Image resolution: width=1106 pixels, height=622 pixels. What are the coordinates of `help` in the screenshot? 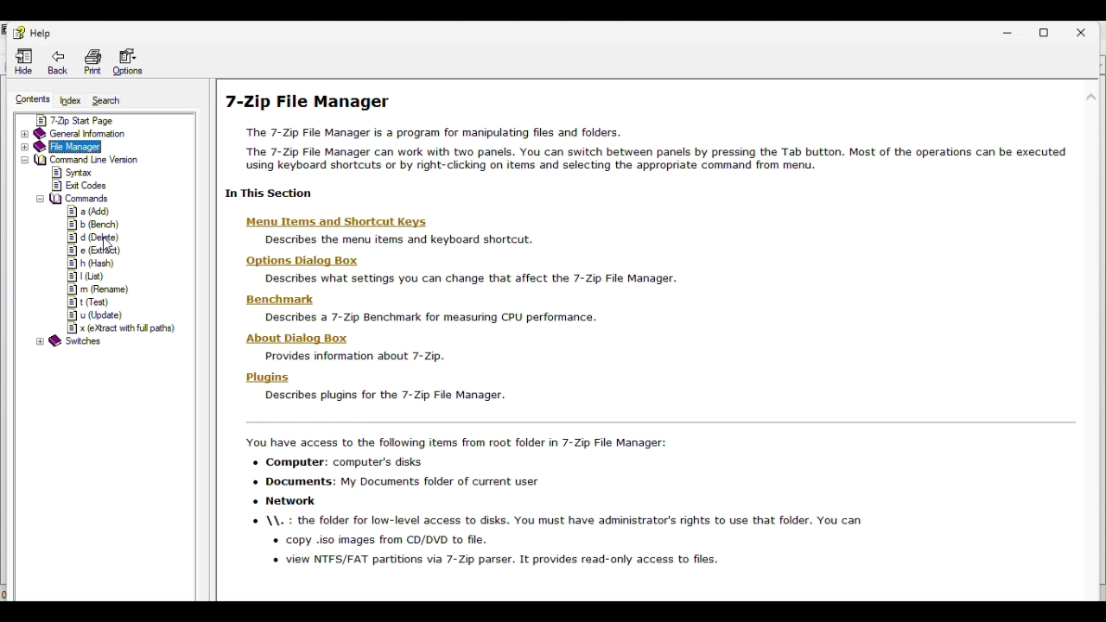 It's located at (33, 33).